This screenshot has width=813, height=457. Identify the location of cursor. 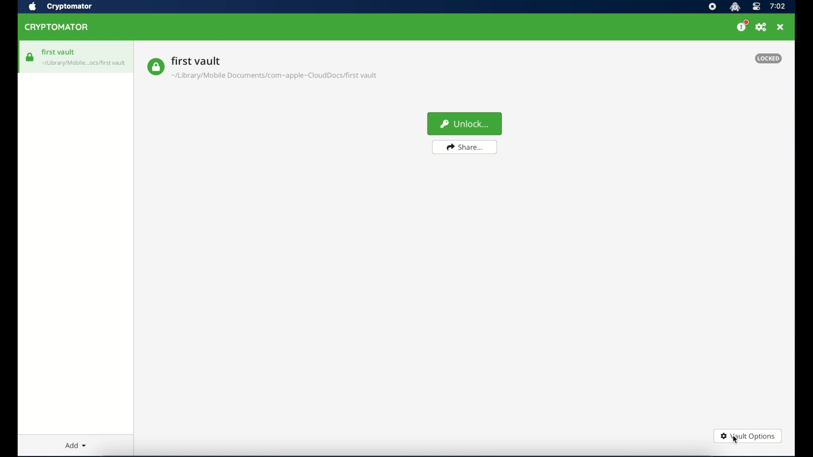
(736, 441).